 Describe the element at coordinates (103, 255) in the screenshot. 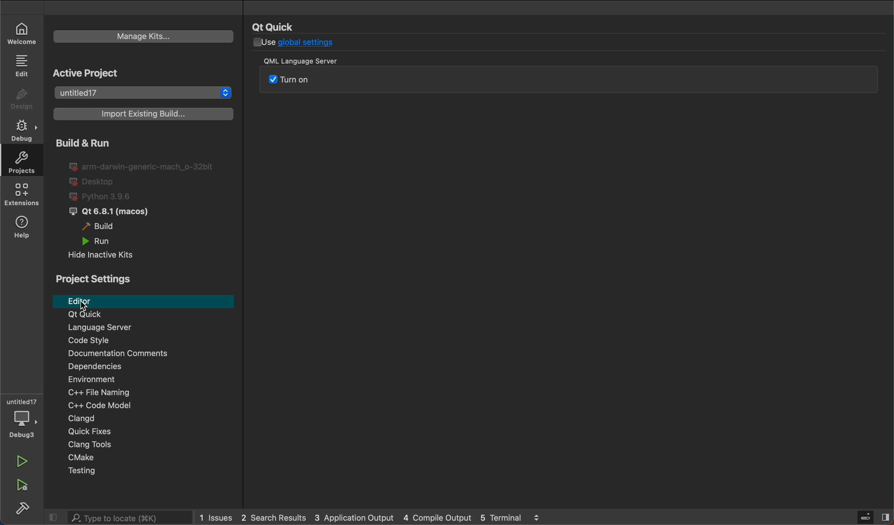

I see `hide inactive kits` at that location.